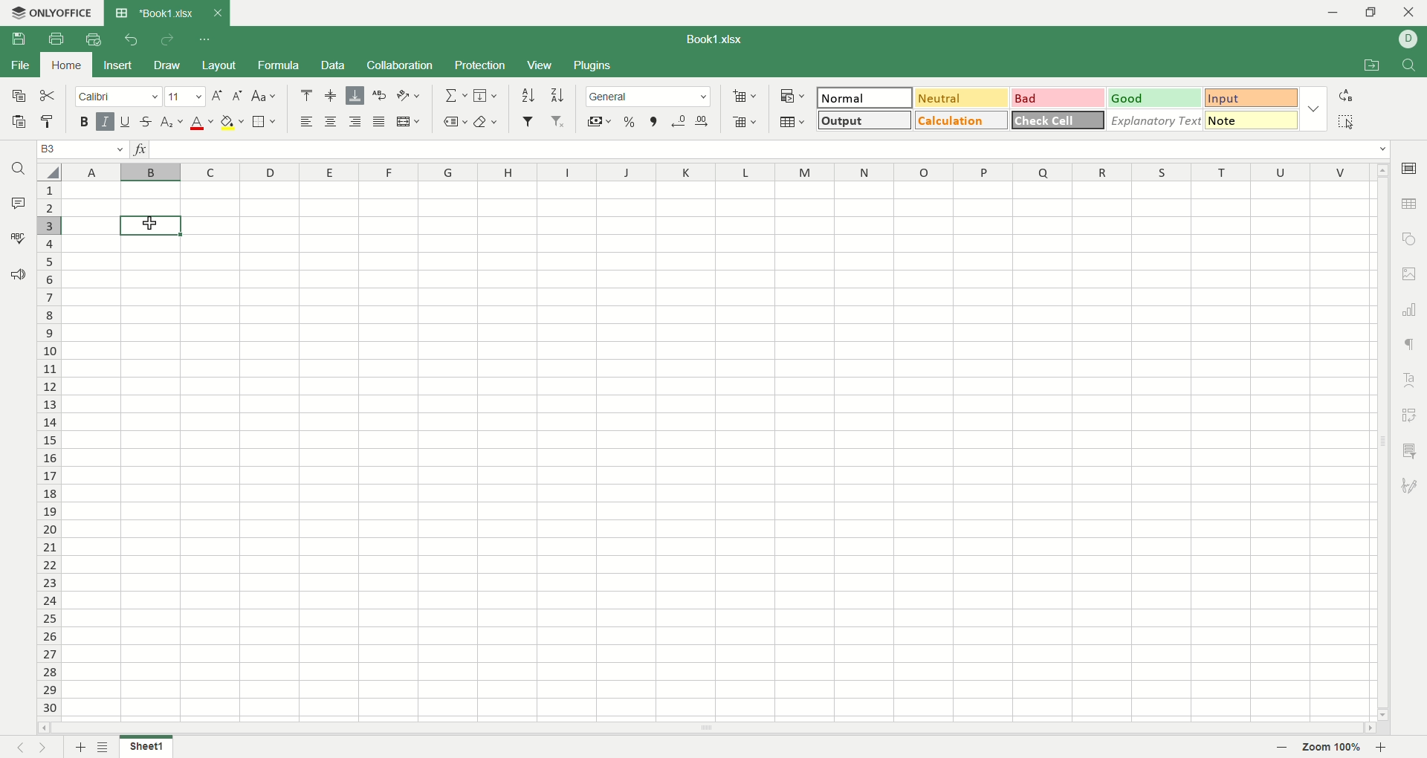 Image resolution: width=1427 pixels, height=758 pixels. I want to click on italic, so click(106, 120).